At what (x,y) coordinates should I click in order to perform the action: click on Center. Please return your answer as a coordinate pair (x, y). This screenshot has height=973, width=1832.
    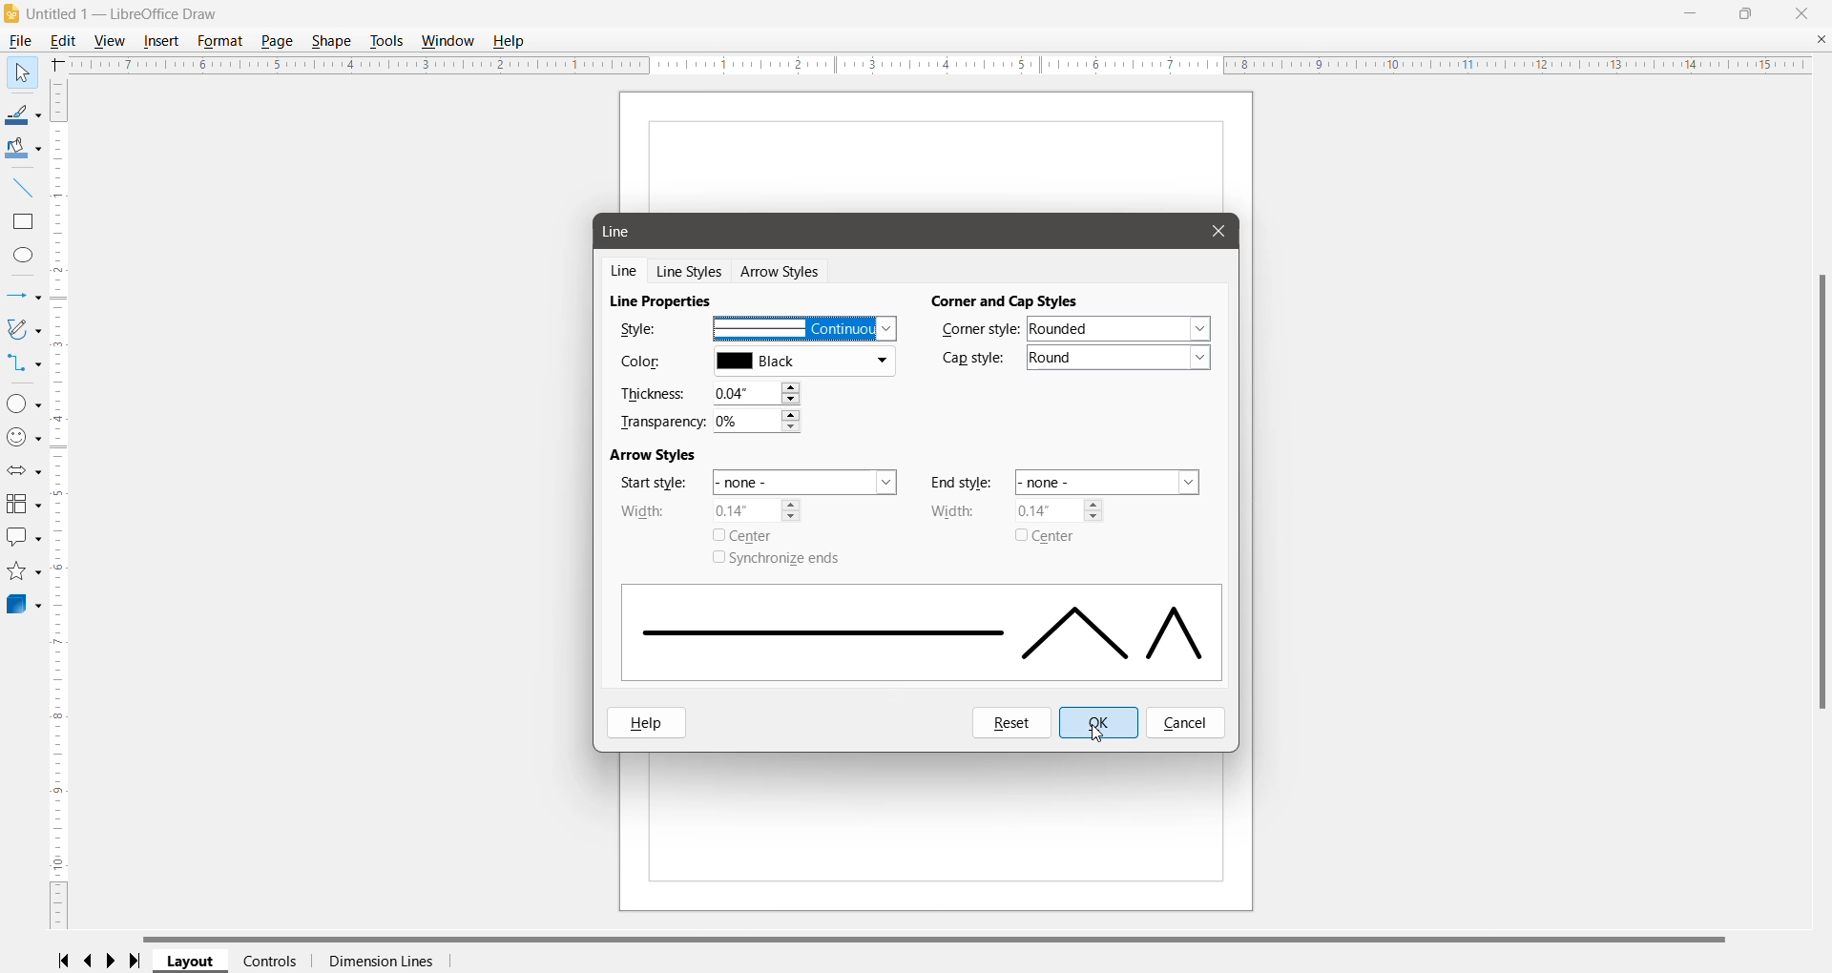
    Looking at the image, I should click on (749, 536).